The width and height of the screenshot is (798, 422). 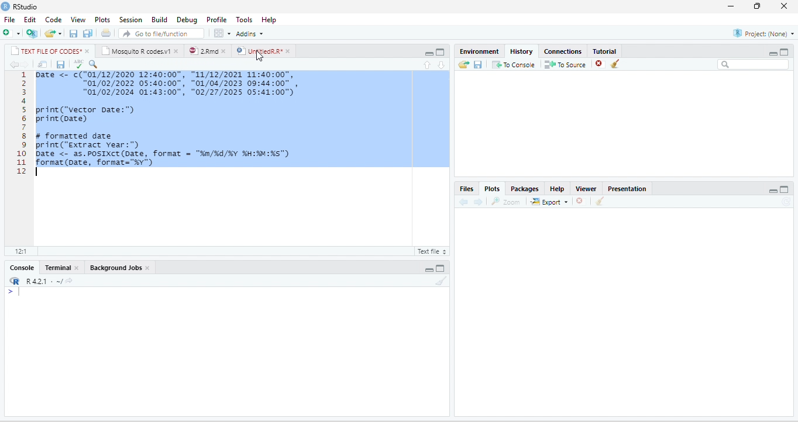 What do you see at coordinates (217, 20) in the screenshot?
I see `Profile` at bounding box center [217, 20].